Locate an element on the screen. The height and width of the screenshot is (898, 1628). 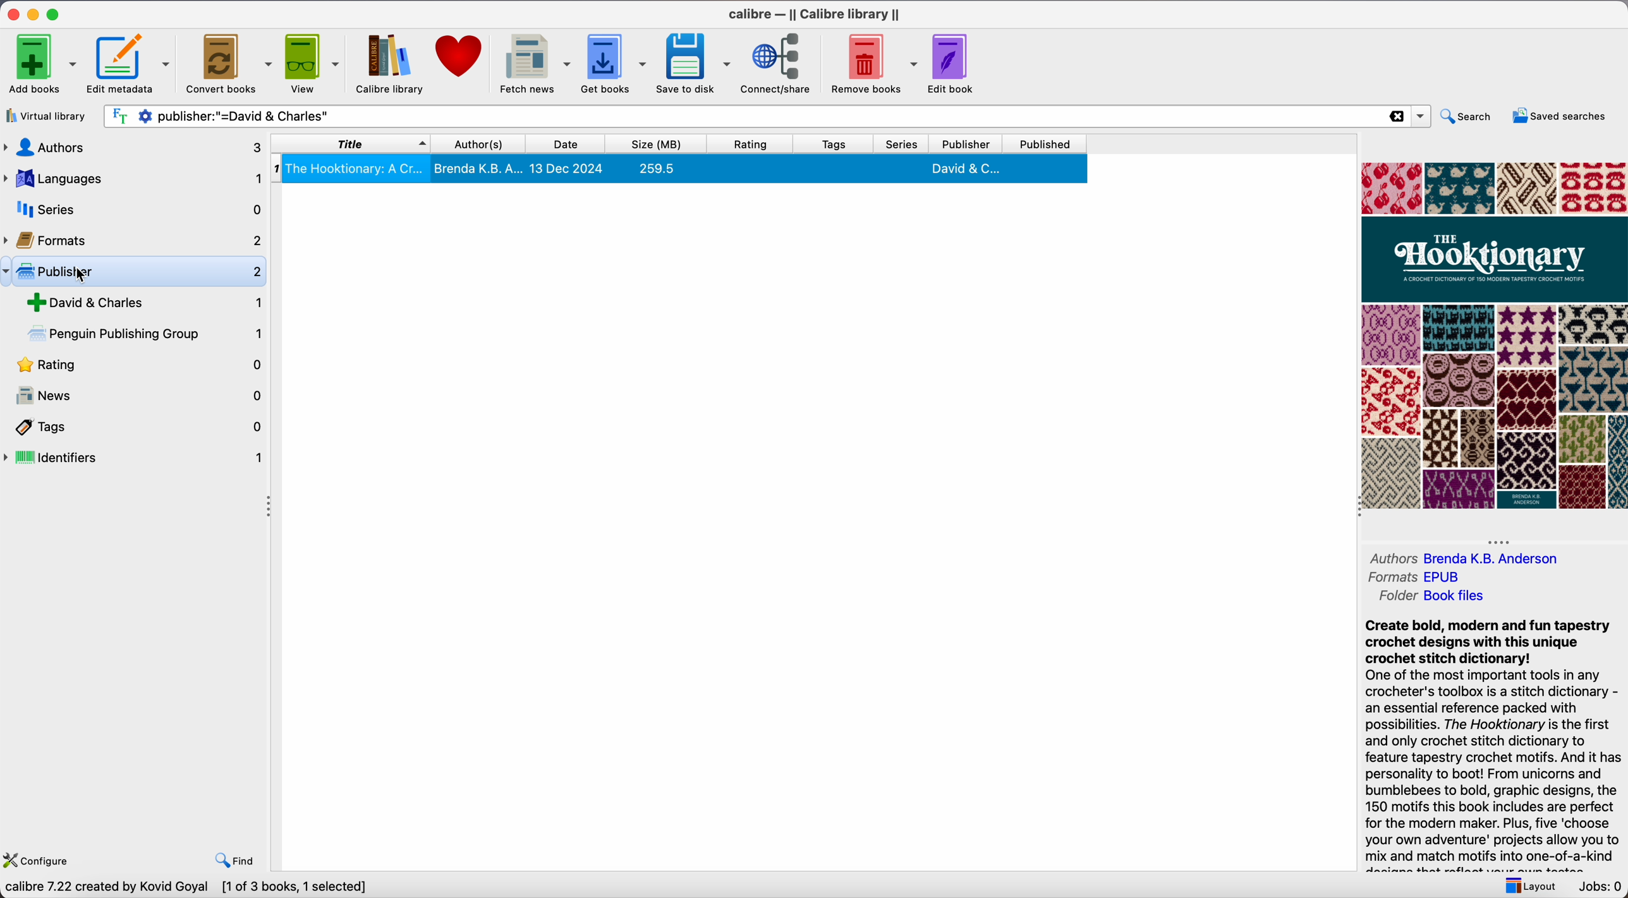
search bar is located at coordinates (765, 116).